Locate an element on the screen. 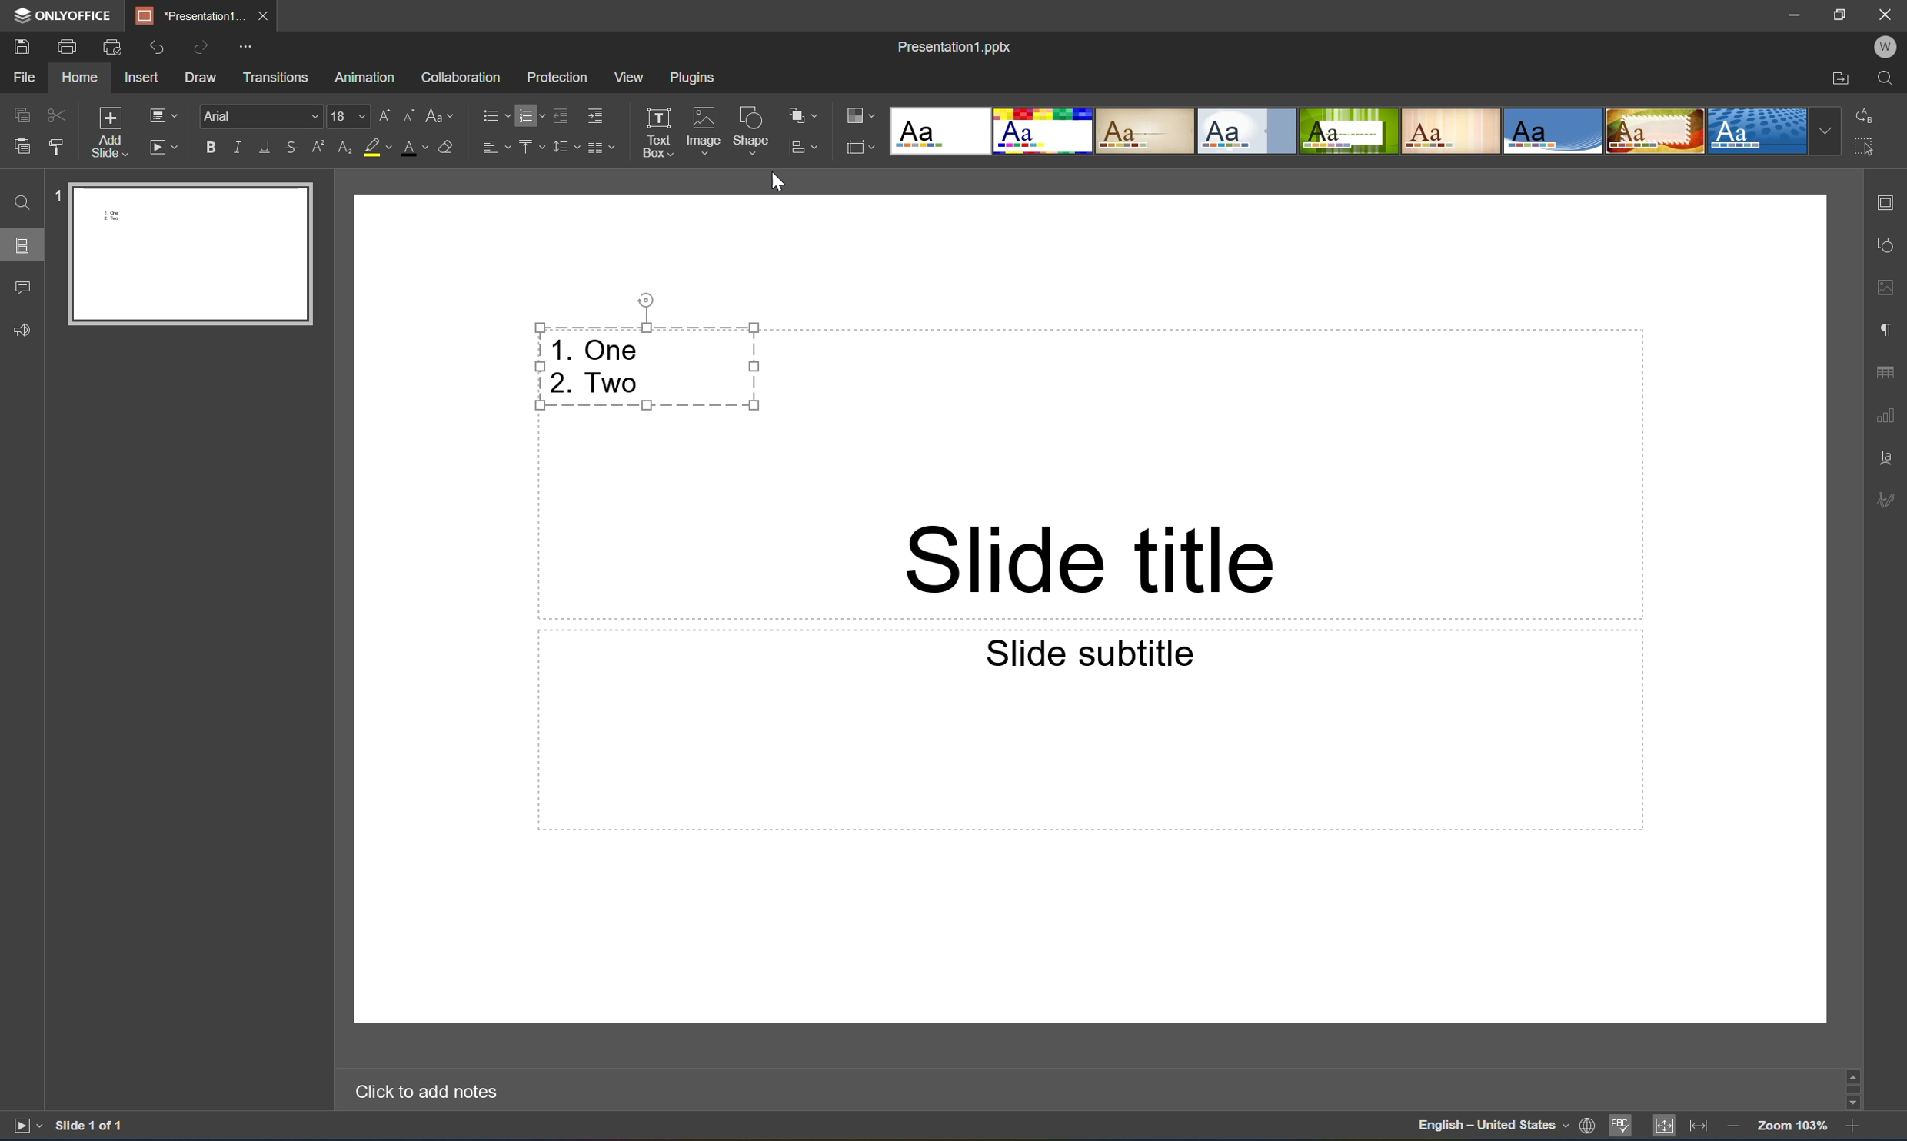  Decrease indent is located at coordinates (563, 117).